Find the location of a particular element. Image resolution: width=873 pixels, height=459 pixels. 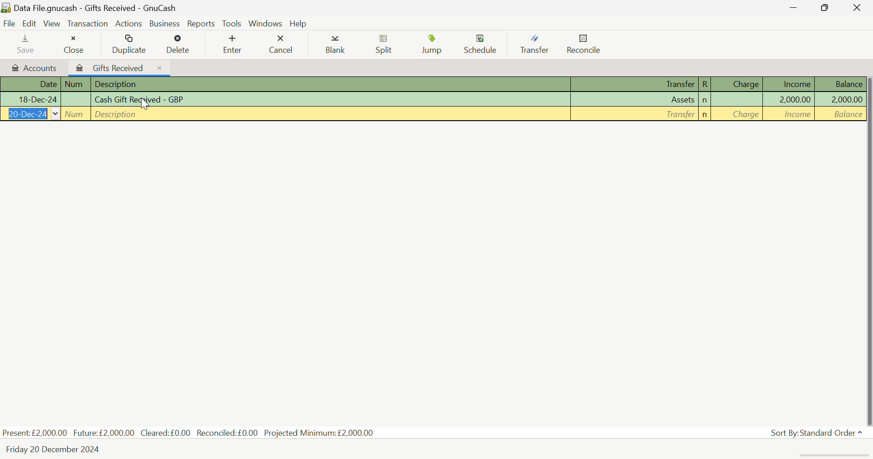

Num is located at coordinates (76, 114).